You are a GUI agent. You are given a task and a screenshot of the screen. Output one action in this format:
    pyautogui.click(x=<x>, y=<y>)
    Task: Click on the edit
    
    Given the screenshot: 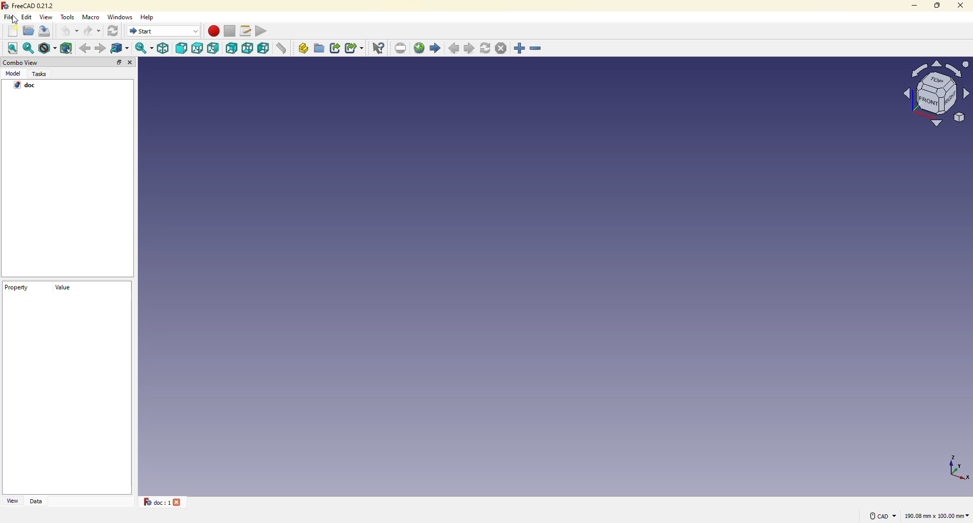 What is the action you would take?
    pyautogui.click(x=28, y=17)
    